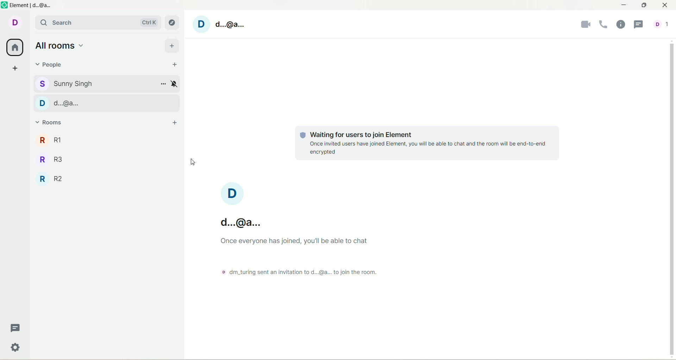 This screenshot has width=676, height=360. What do you see at coordinates (16, 347) in the screenshot?
I see `settings` at bounding box center [16, 347].